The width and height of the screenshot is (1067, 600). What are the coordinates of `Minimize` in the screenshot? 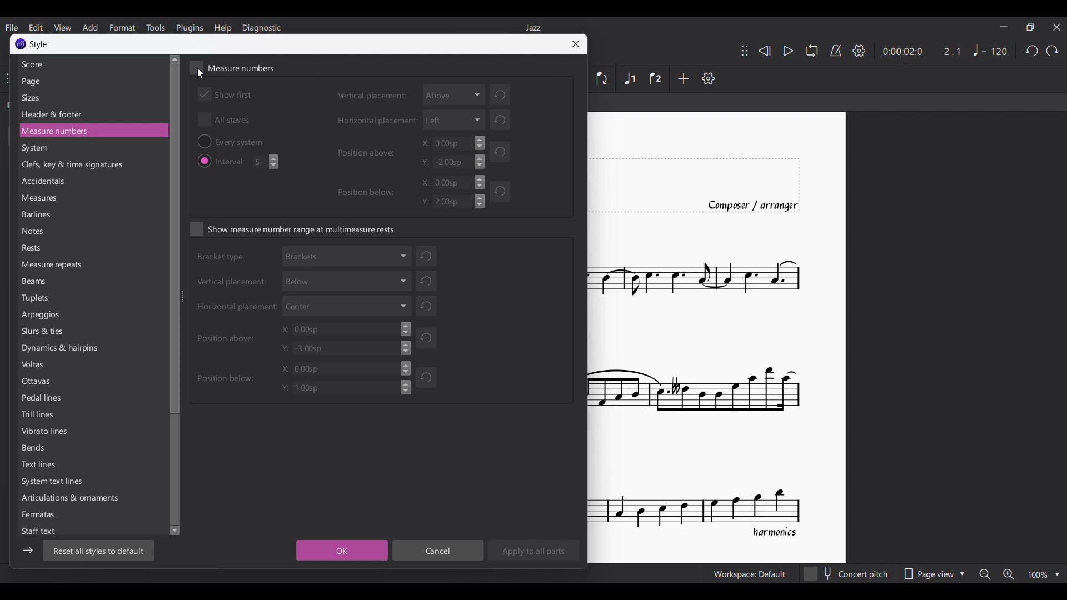 It's located at (1003, 27).